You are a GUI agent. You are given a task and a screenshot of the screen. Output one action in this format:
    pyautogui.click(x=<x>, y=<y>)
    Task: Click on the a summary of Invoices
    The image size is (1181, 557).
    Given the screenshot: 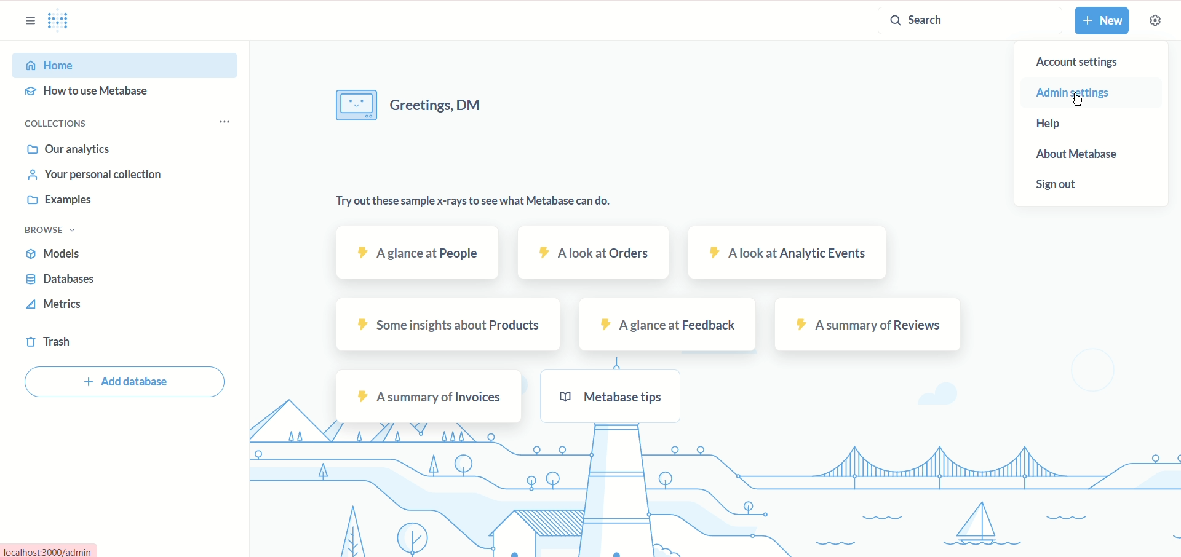 What is the action you would take?
    pyautogui.click(x=429, y=397)
    